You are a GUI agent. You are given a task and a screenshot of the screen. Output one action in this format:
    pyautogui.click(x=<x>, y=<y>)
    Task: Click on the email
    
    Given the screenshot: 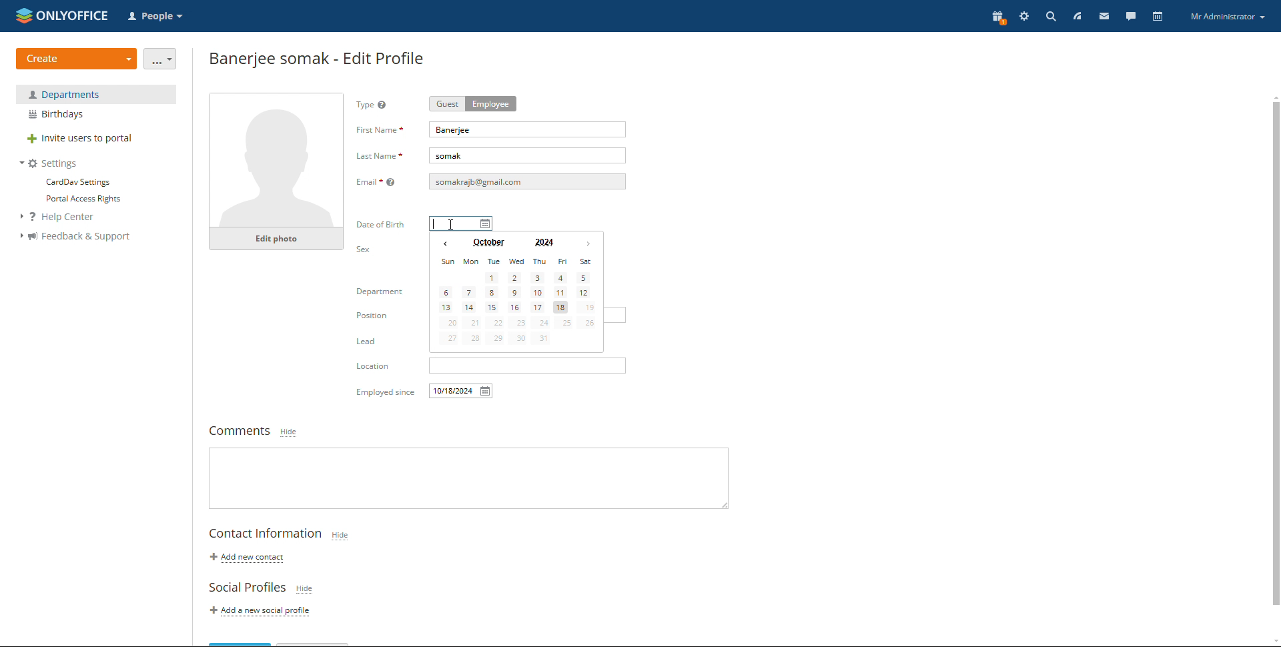 What is the action you would take?
    pyautogui.click(x=527, y=181)
    